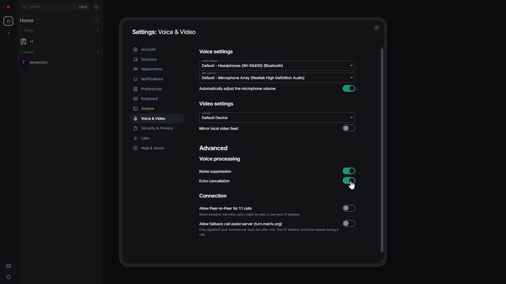 Image resolution: width=506 pixels, height=284 pixels. Describe the element at coordinates (270, 229) in the screenshot. I see `allow fallback call assist server` at that location.